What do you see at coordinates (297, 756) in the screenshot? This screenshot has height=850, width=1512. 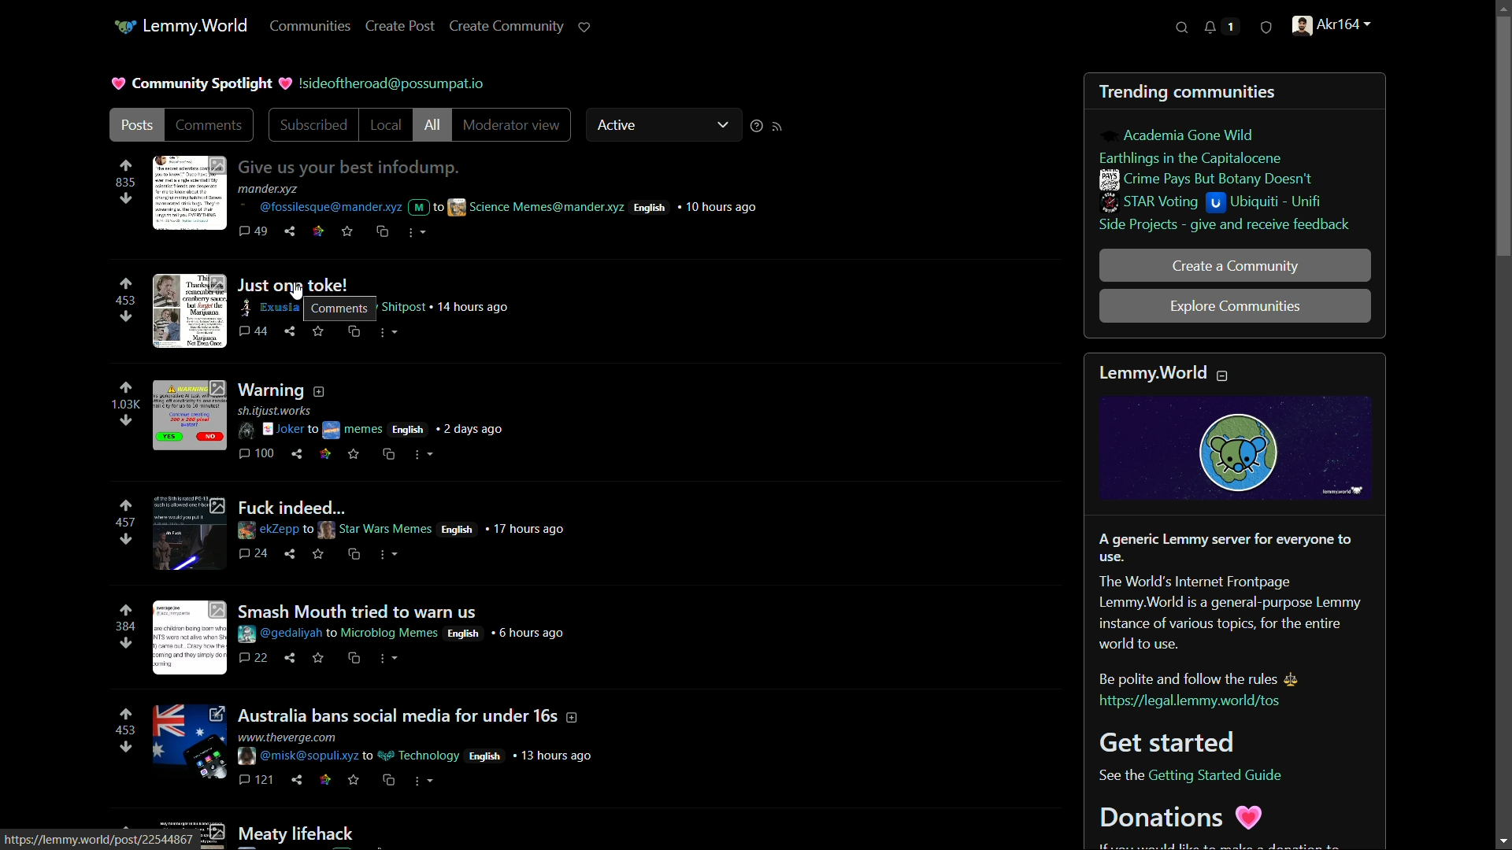 I see `@misk@sopuli.xyz` at bounding box center [297, 756].